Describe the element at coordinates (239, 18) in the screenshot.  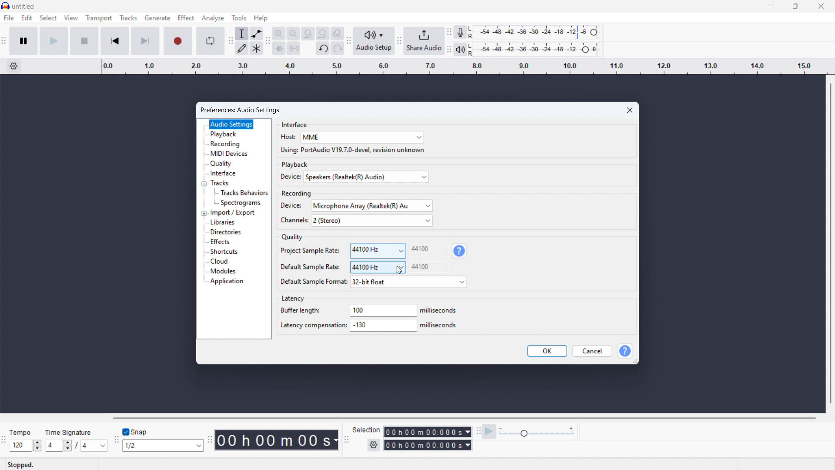
I see `tools` at that location.